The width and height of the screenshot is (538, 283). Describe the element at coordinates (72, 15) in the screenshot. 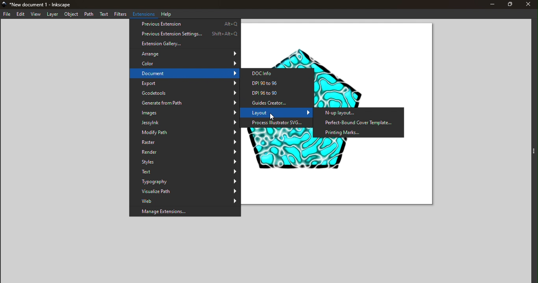

I see `Object` at that location.